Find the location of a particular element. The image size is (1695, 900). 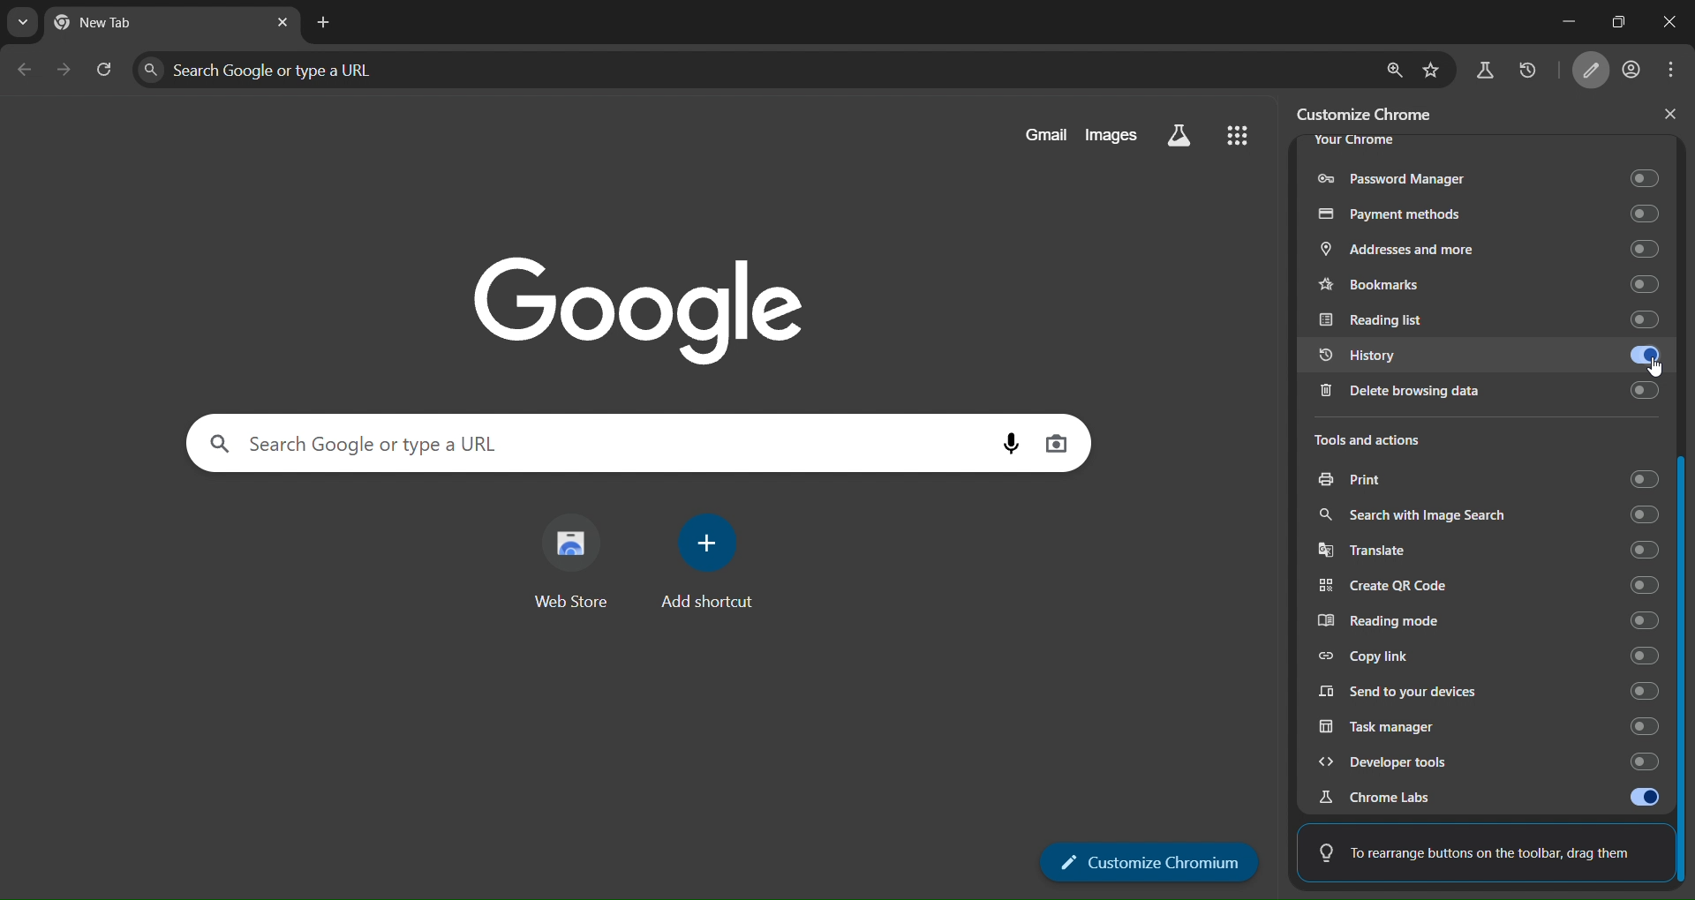

current tab is located at coordinates (117, 26).